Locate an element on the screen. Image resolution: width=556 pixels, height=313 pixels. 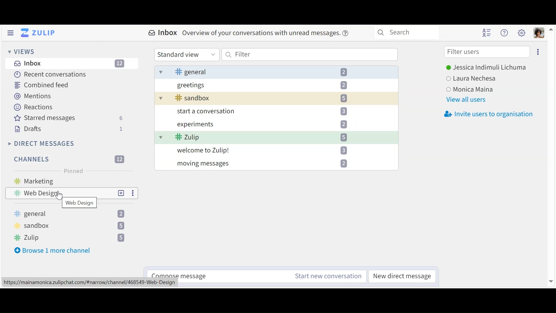
Compose is located at coordinates (164, 273).